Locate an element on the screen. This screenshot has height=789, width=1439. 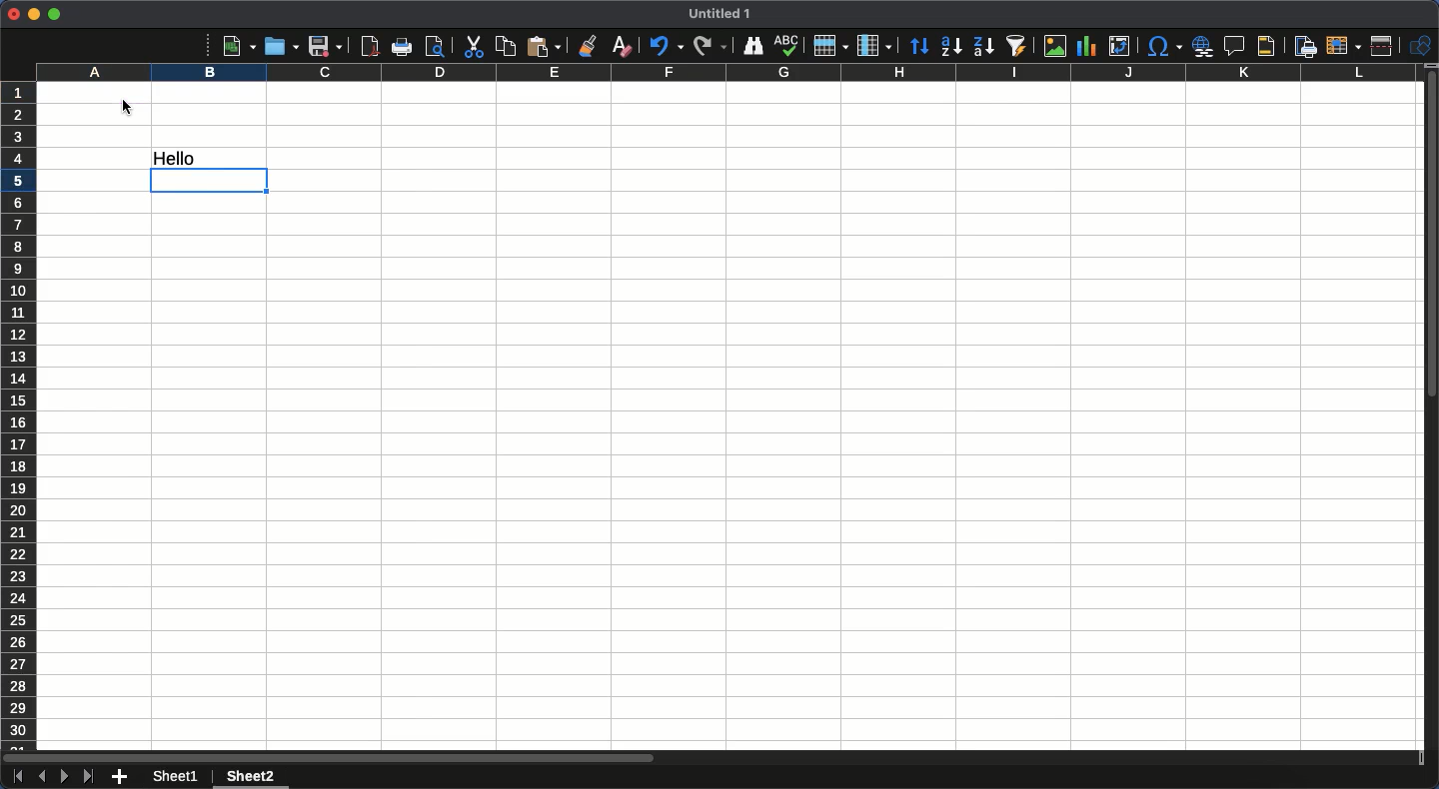
Undo is located at coordinates (665, 45).